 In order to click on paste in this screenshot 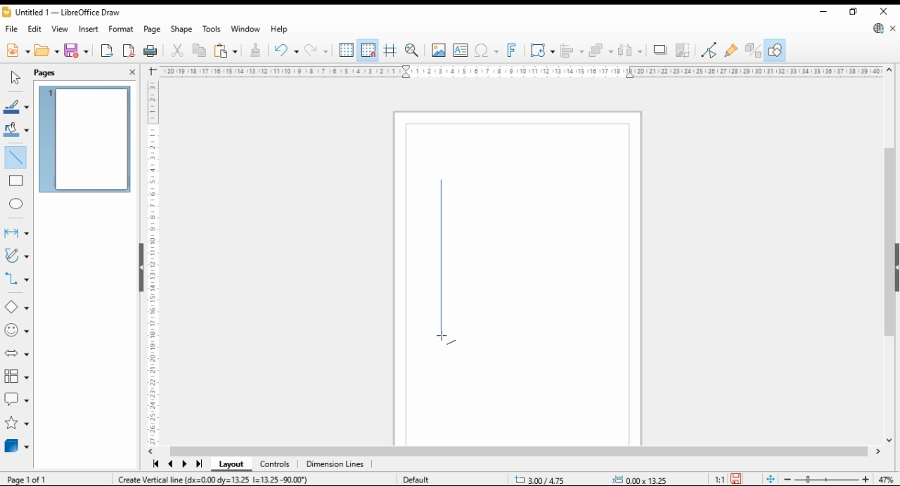, I will do `click(224, 51)`.